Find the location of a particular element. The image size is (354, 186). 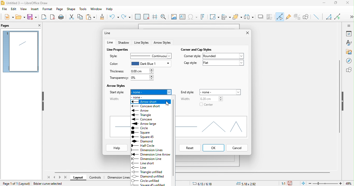

dimension line is located at coordinates (150, 158).